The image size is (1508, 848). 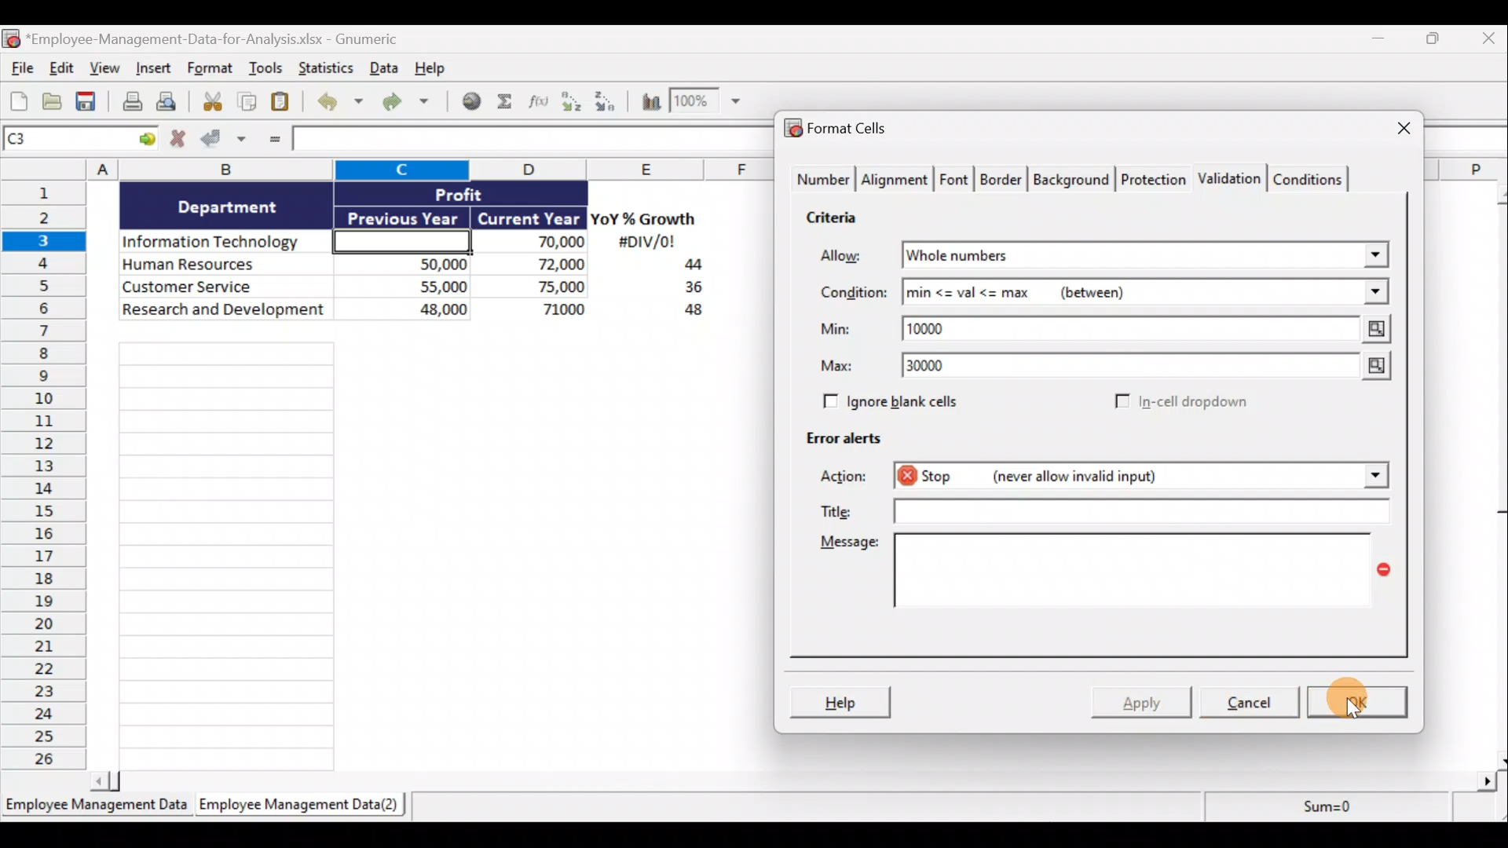 What do you see at coordinates (225, 141) in the screenshot?
I see `Accept changes` at bounding box center [225, 141].